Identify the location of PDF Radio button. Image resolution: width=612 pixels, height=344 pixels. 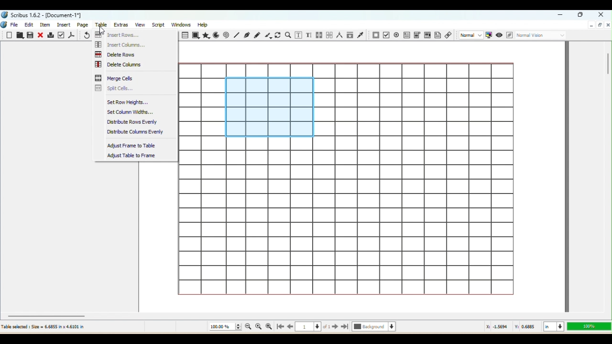
(386, 35).